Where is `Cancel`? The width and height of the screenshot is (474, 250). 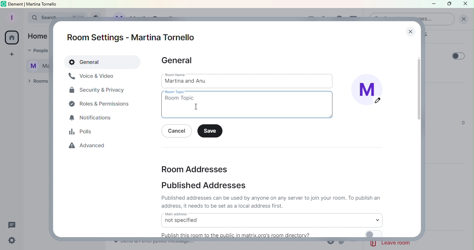 Cancel is located at coordinates (178, 132).